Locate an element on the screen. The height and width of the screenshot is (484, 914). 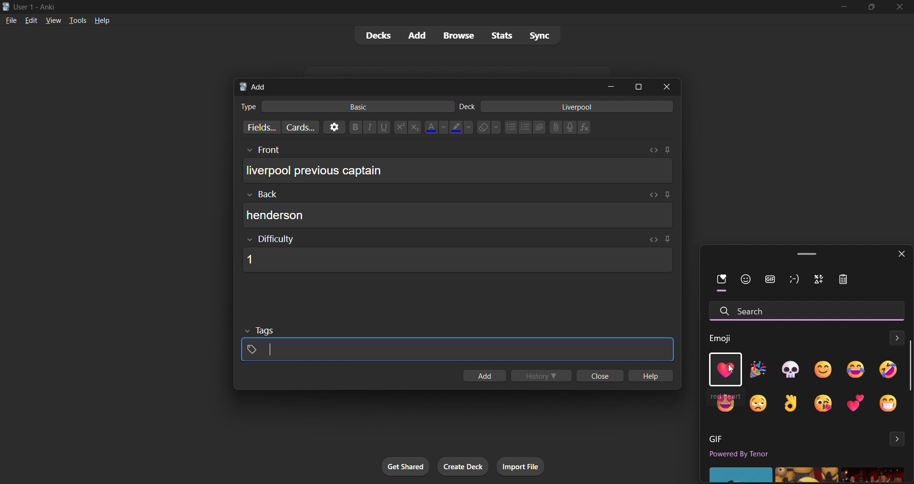
close is located at coordinates (598, 376).